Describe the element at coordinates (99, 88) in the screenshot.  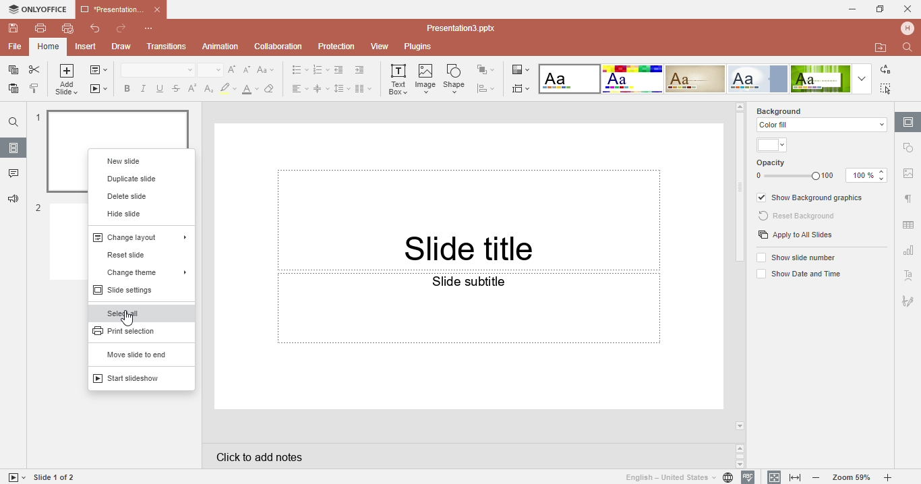
I see `Start slideshow` at that location.